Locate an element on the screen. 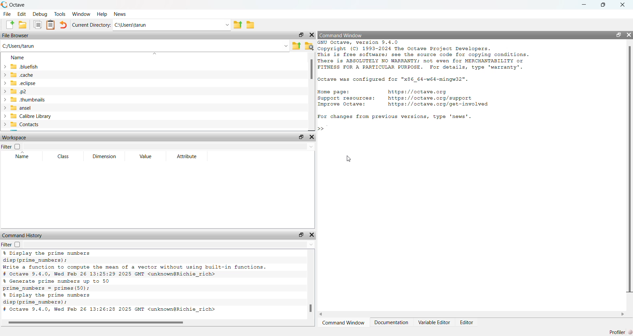 The width and height of the screenshot is (633, 336). Profiler is located at coordinates (621, 332).